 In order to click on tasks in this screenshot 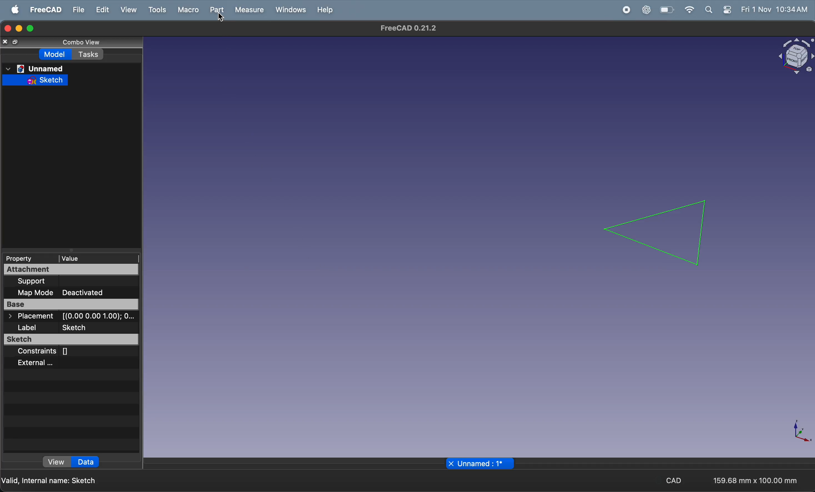, I will do `click(90, 54)`.